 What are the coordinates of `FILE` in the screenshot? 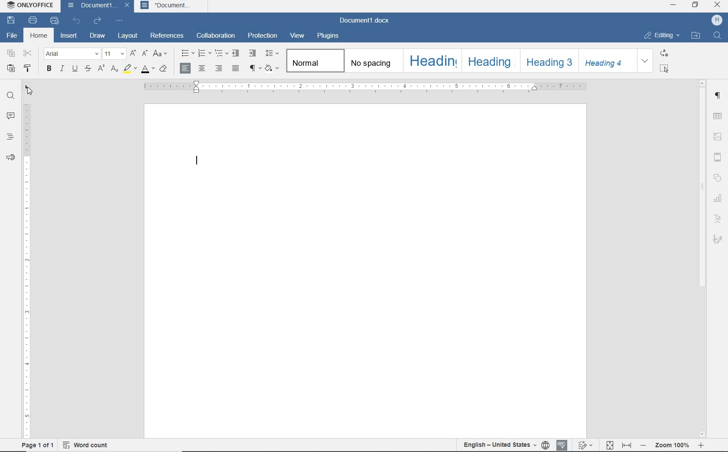 It's located at (12, 36).